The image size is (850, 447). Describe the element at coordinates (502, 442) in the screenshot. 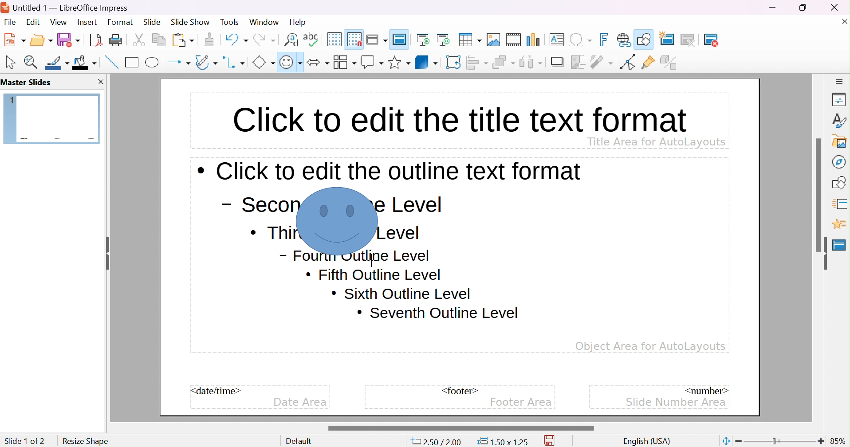

I see `0.00*0.00` at that location.